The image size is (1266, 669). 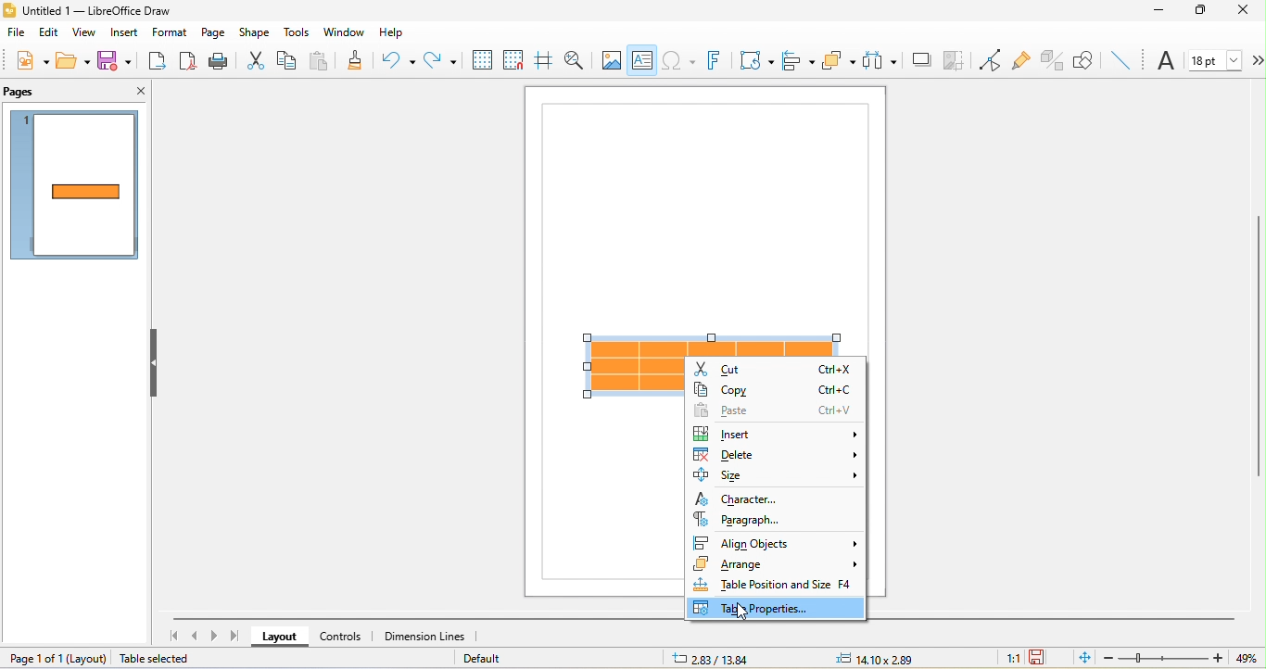 What do you see at coordinates (1023, 60) in the screenshot?
I see `gluepoint function` at bounding box center [1023, 60].